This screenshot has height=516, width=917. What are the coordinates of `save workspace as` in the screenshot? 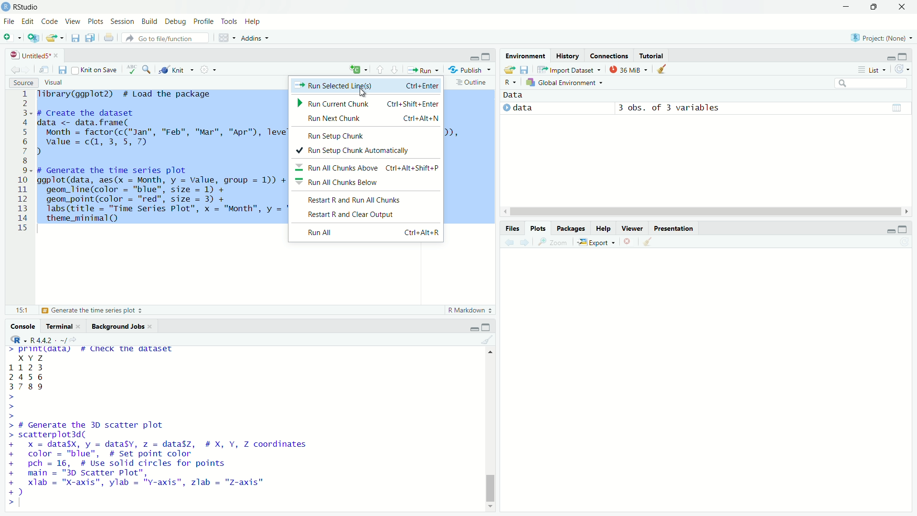 It's located at (526, 70).